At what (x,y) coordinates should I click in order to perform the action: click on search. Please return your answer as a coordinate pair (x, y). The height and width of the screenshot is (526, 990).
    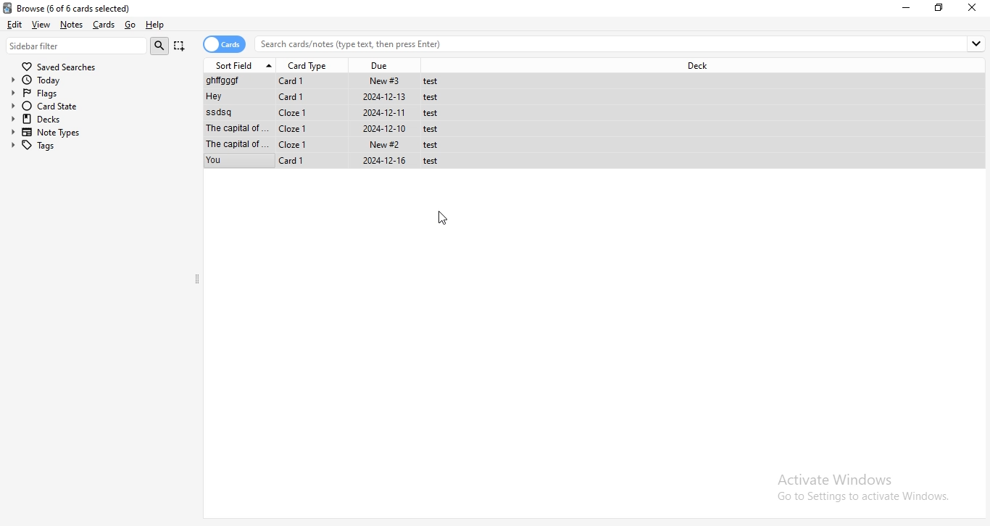
    Looking at the image, I should click on (159, 46).